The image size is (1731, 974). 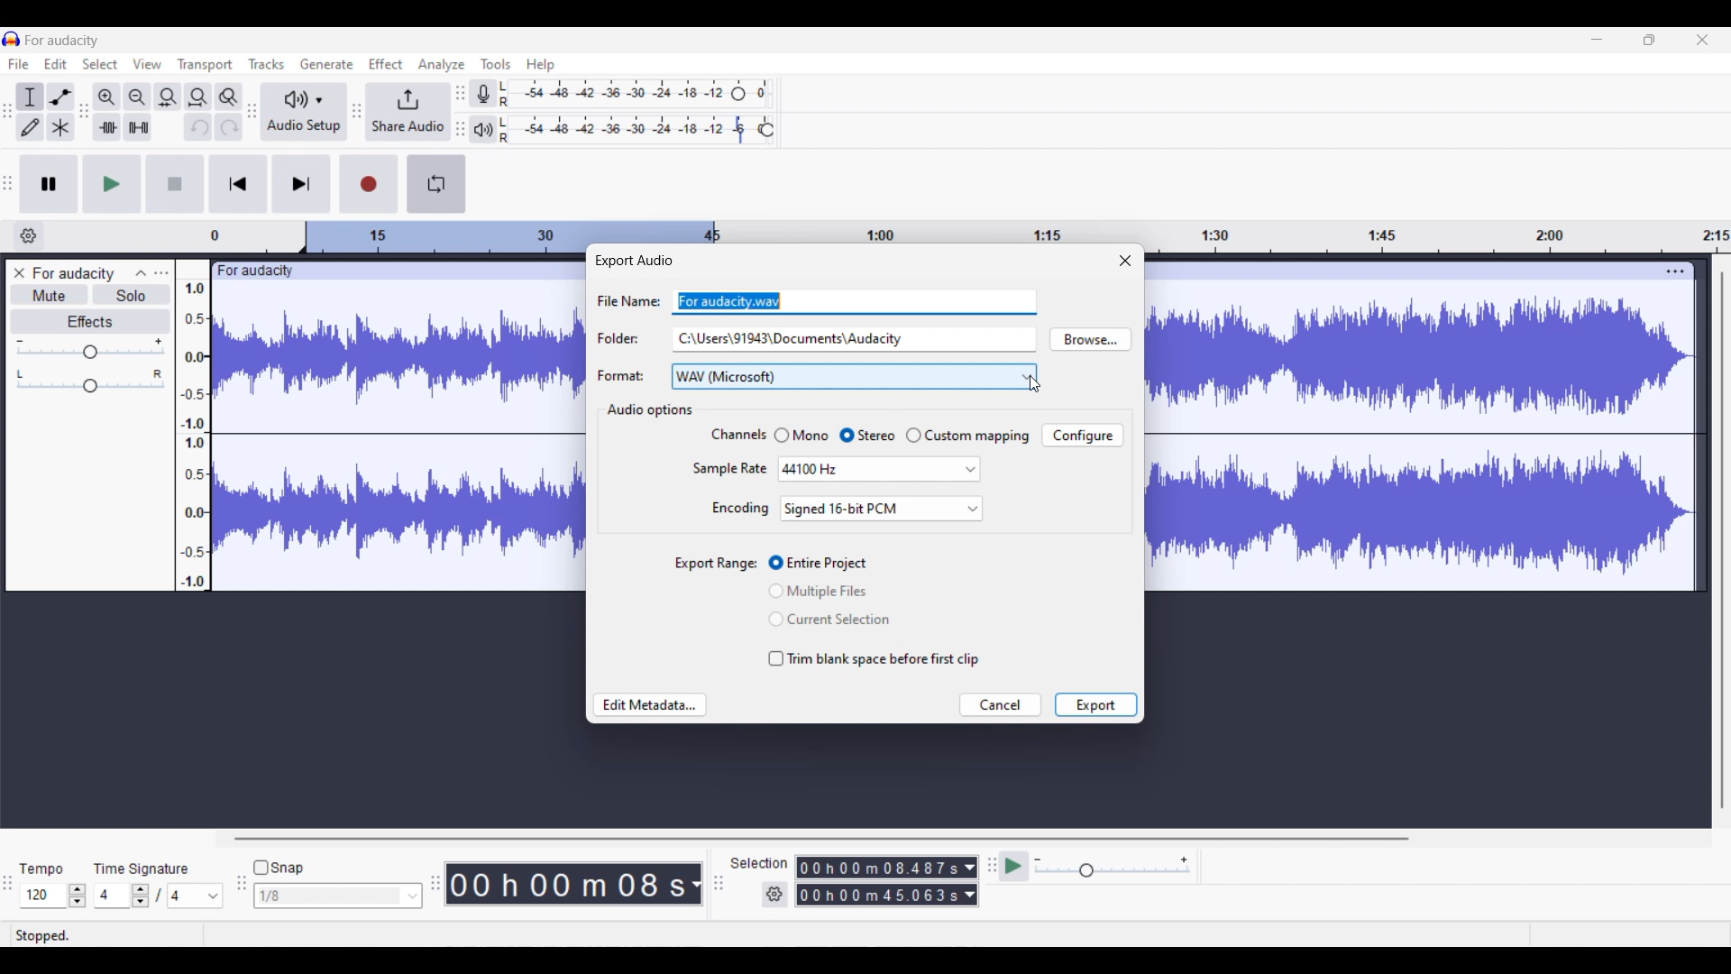 I want to click on File menu, so click(x=19, y=63).